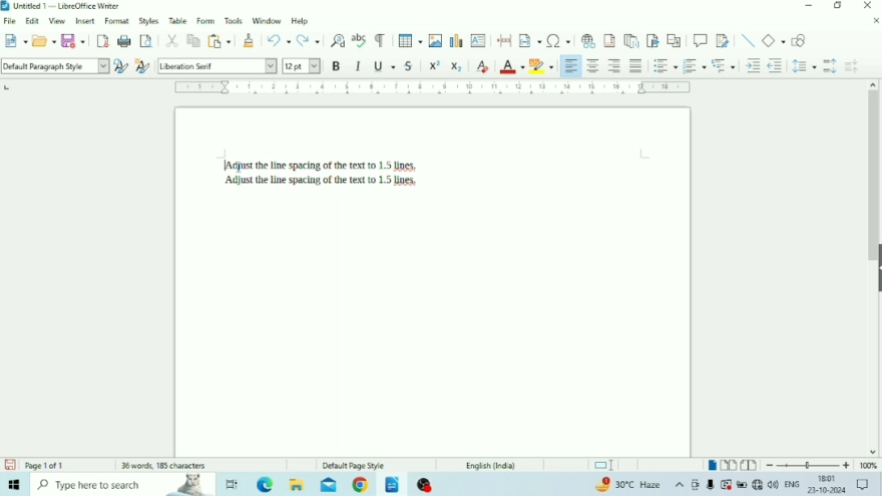  I want to click on Justified, so click(636, 66).